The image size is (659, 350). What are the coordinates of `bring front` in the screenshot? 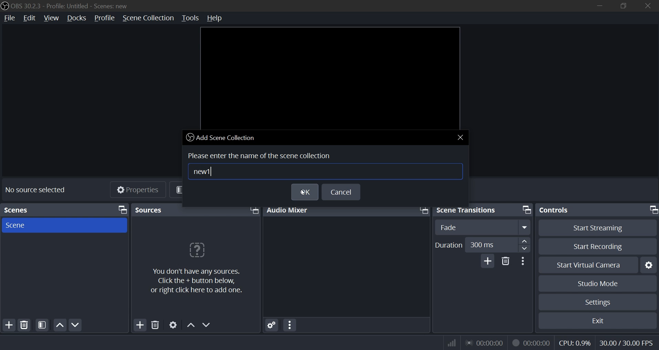 It's located at (253, 210).